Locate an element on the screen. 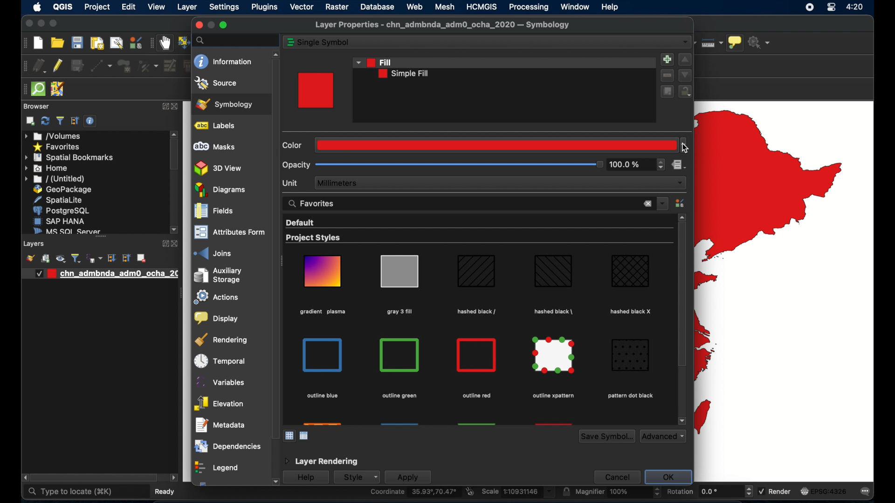 This screenshot has width=895, height=503. save edits is located at coordinates (78, 66).